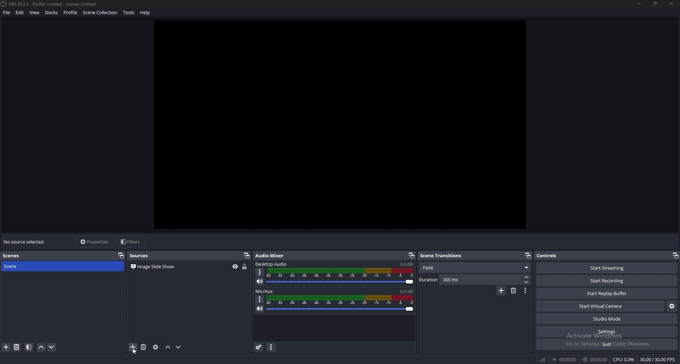  What do you see at coordinates (120, 256) in the screenshot?
I see `pop out` at bounding box center [120, 256].